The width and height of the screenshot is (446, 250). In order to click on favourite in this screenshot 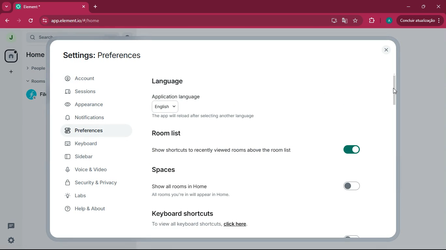, I will do `click(356, 22)`.